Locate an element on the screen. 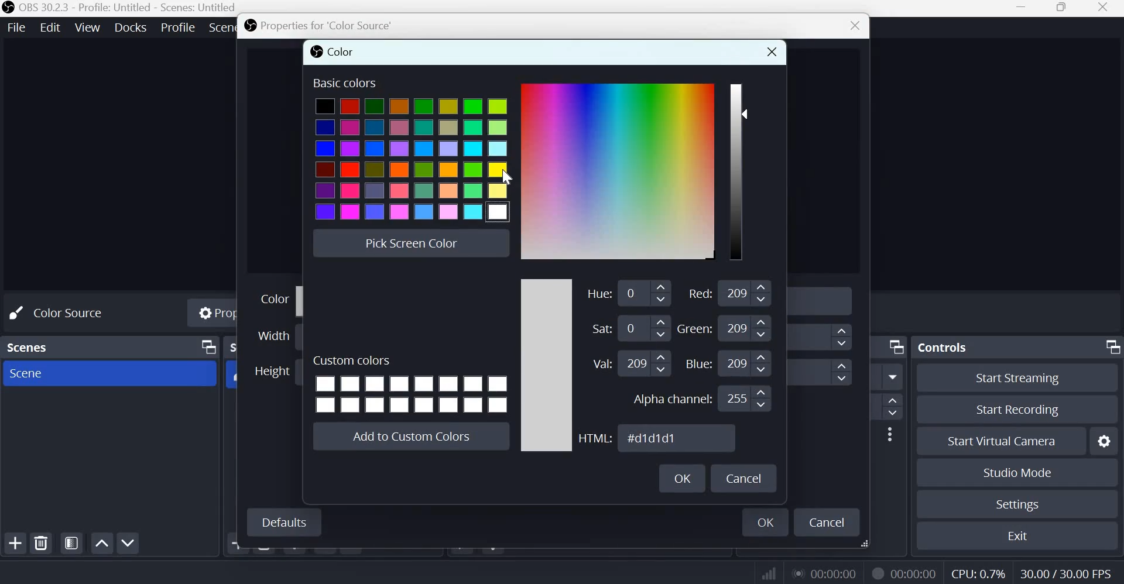  colors is located at coordinates (412, 161).